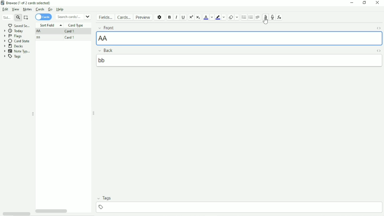 The width and height of the screenshot is (384, 216). What do you see at coordinates (52, 211) in the screenshot?
I see `Horizontal scrollbar` at bounding box center [52, 211].